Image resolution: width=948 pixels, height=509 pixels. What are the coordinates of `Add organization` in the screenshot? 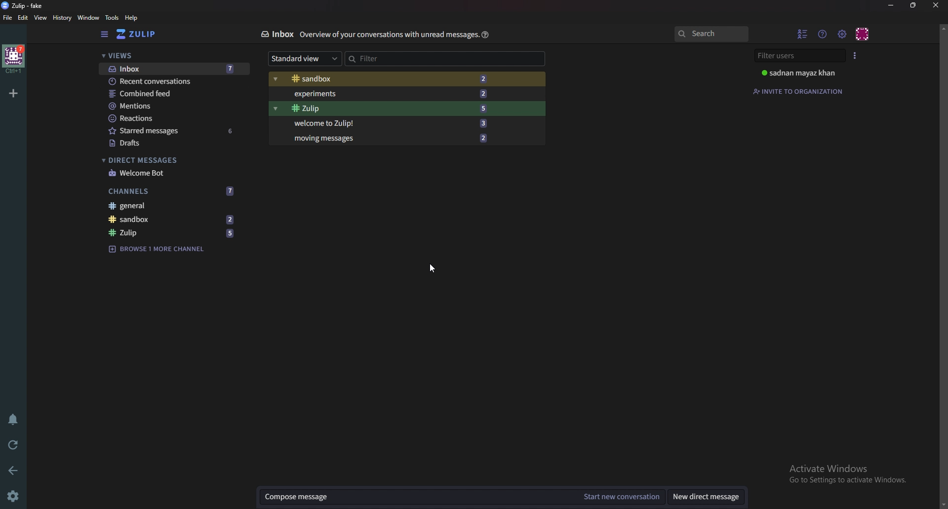 It's located at (13, 93).